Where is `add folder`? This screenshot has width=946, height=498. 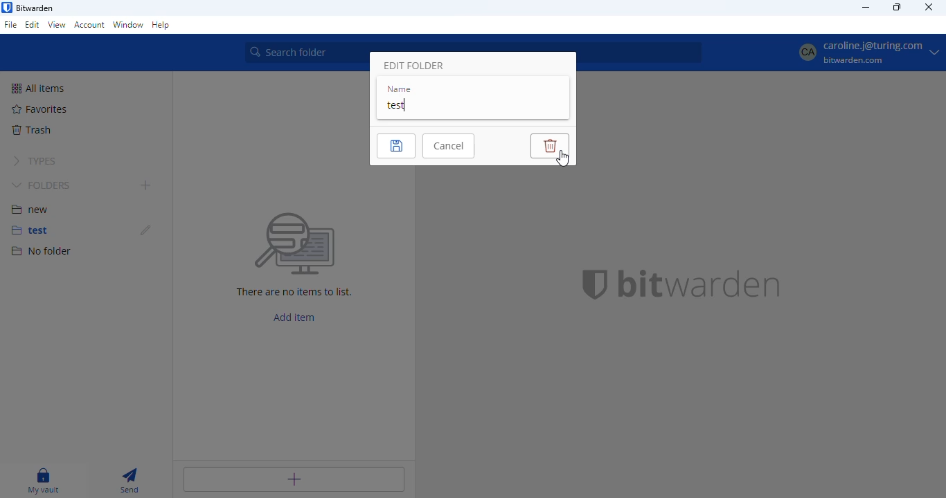 add folder is located at coordinates (145, 185).